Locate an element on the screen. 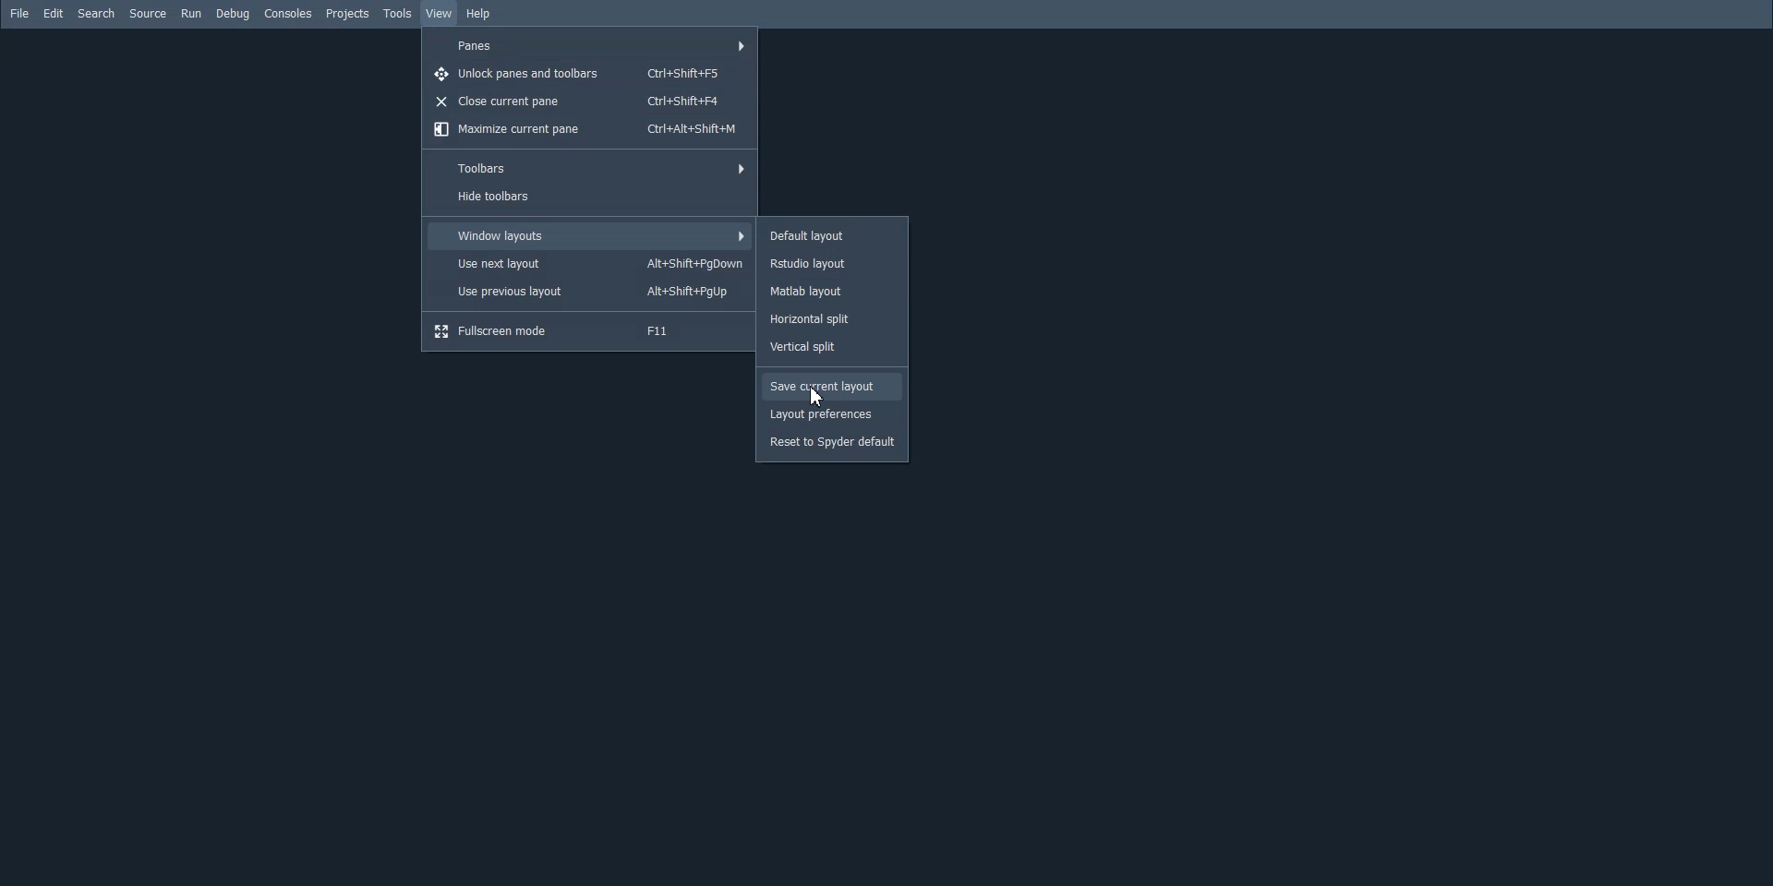  Reset to spyder default is located at coordinates (833, 443).